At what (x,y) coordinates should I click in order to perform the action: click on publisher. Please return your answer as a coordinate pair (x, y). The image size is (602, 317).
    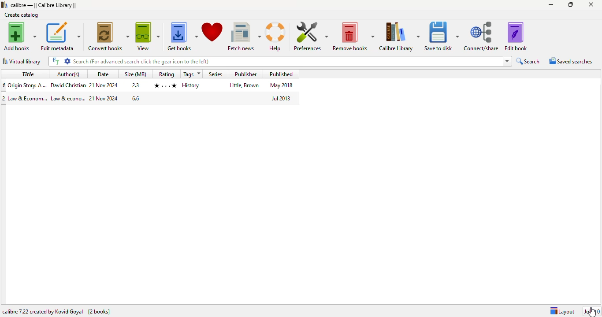
    Looking at the image, I should click on (244, 85).